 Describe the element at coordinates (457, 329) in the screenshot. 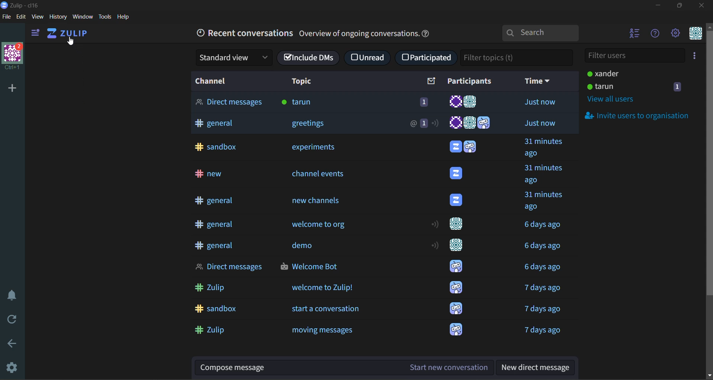

I see `User` at that location.